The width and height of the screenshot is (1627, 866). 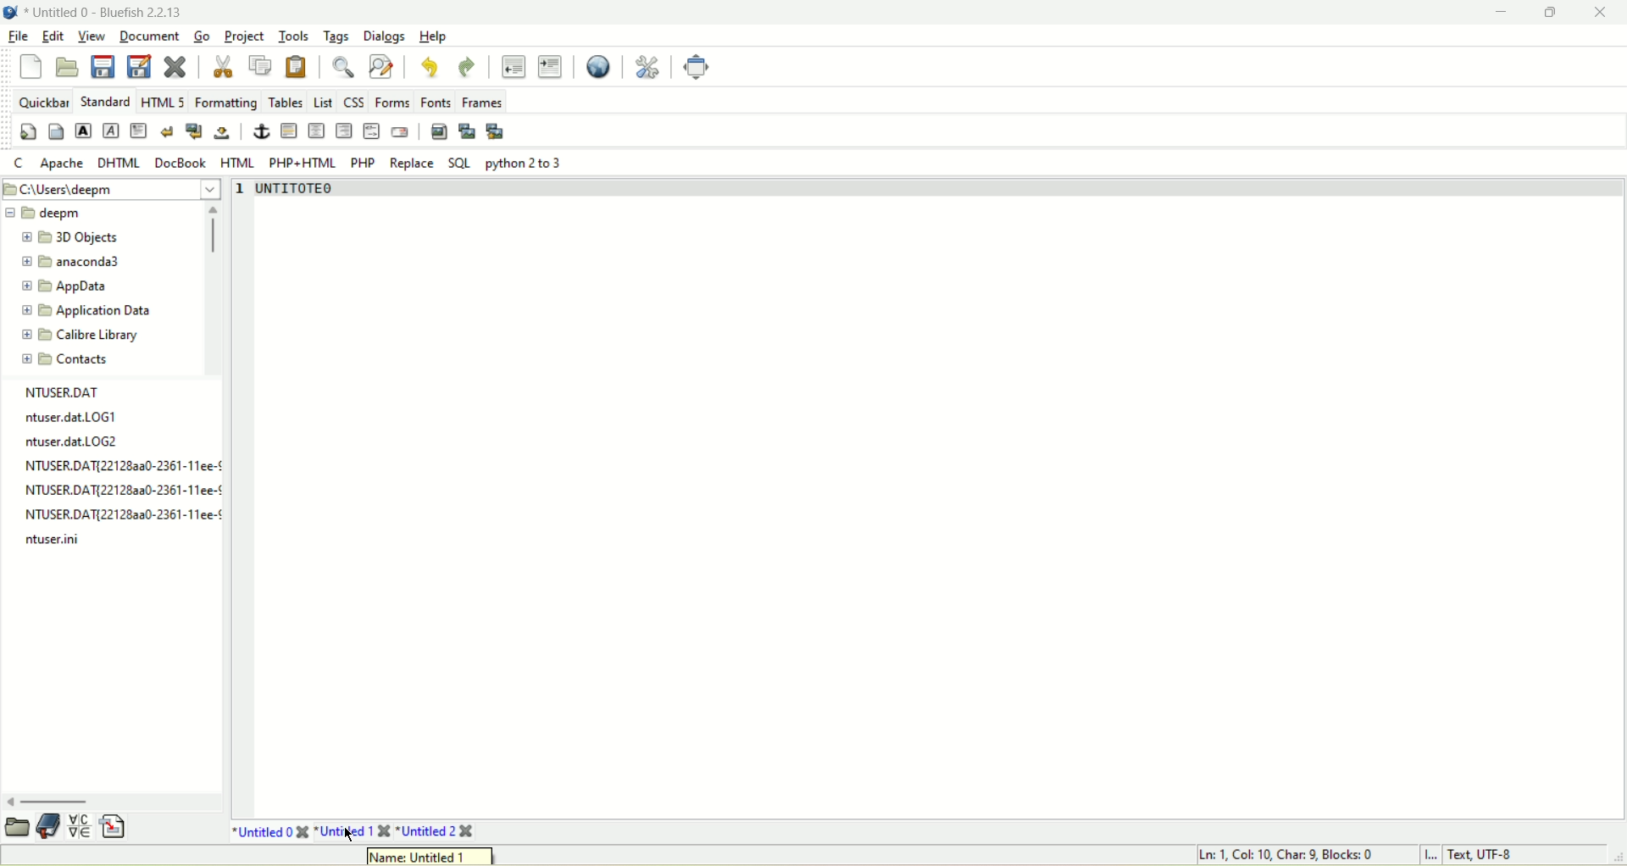 What do you see at coordinates (530, 163) in the screenshot?
I see `python 2to 3` at bounding box center [530, 163].